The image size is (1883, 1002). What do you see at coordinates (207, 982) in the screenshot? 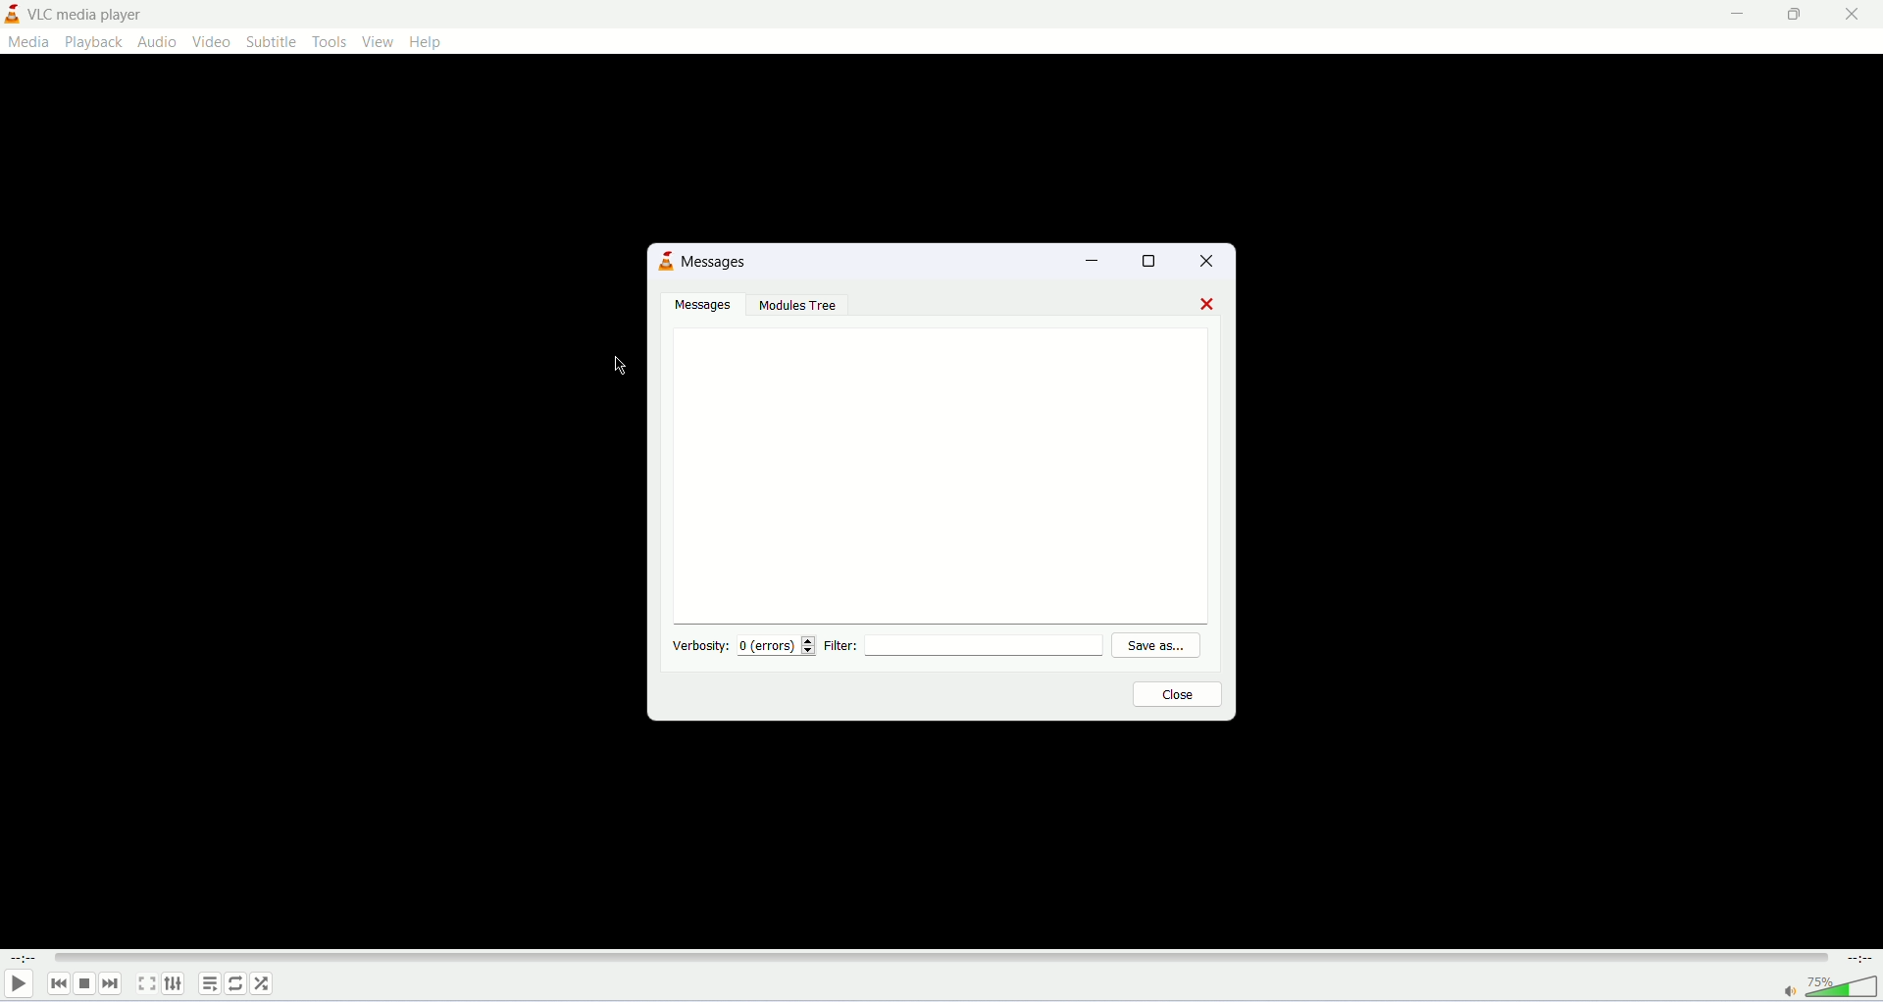
I see `playlist` at bounding box center [207, 982].